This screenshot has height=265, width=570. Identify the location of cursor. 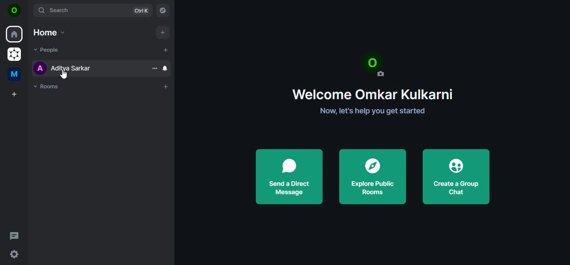
(63, 75).